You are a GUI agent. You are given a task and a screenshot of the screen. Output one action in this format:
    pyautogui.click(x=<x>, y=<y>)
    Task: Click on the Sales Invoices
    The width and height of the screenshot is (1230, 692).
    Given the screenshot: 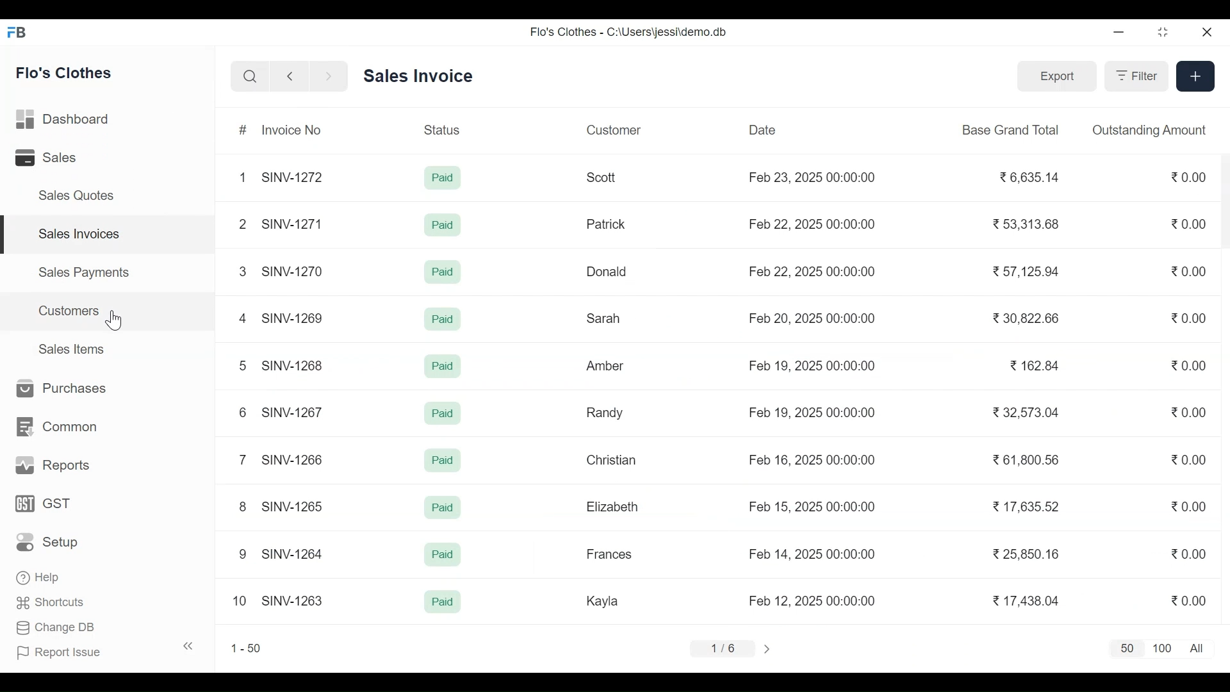 What is the action you would take?
    pyautogui.click(x=109, y=235)
    